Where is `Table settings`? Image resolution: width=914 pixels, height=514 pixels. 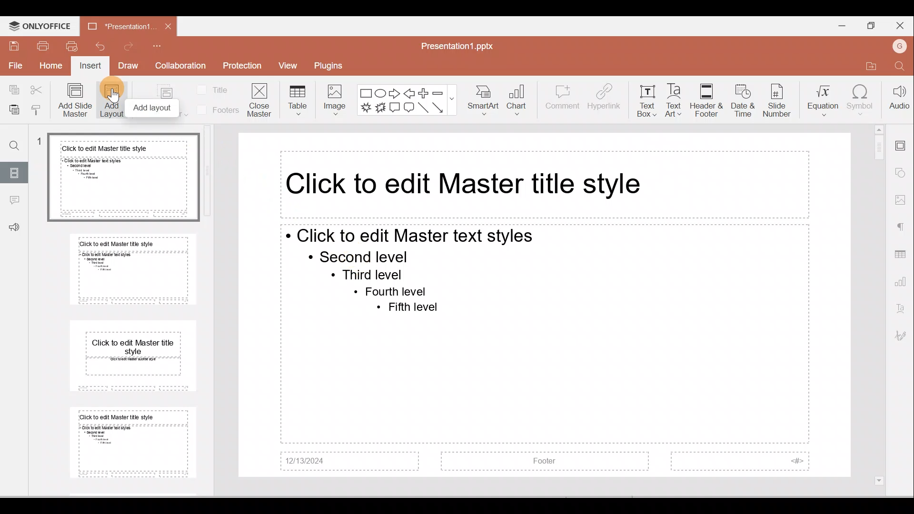 Table settings is located at coordinates (901, 254).